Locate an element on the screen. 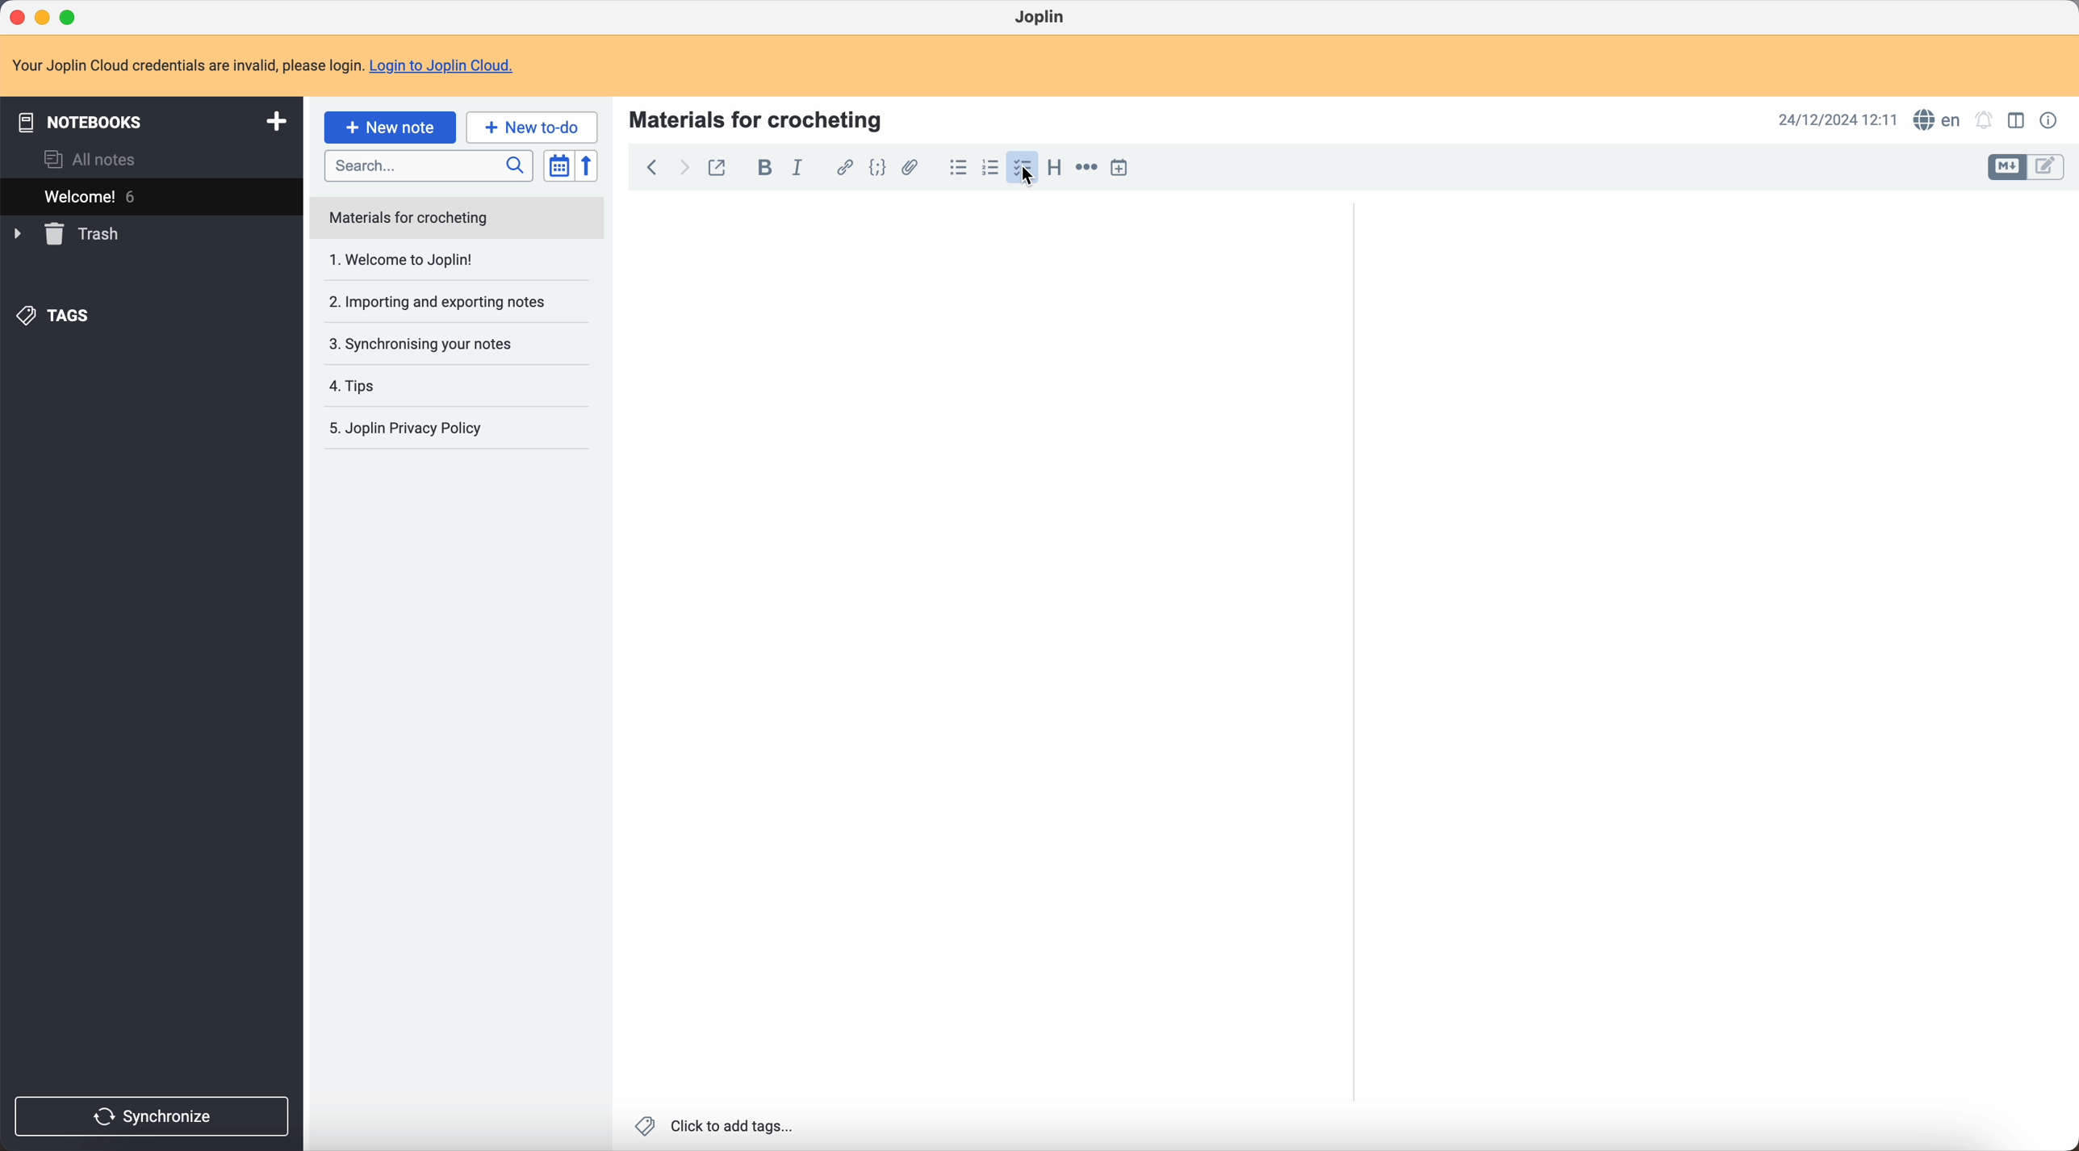 Image resolution: width=2079 pixels, height=1151 pixels. Cursor is located at coordinates (1032, 181).